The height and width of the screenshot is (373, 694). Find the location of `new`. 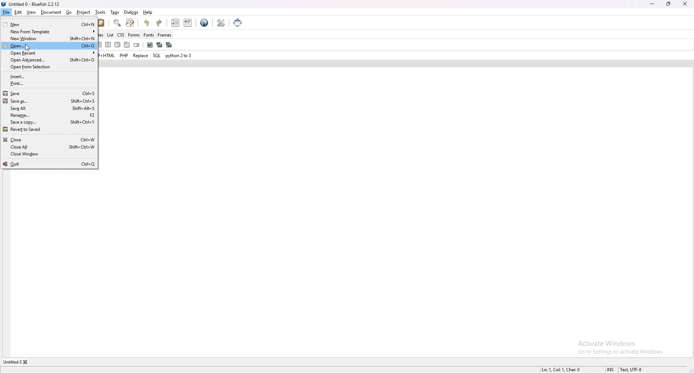

new is located at coordinates (18, 25).